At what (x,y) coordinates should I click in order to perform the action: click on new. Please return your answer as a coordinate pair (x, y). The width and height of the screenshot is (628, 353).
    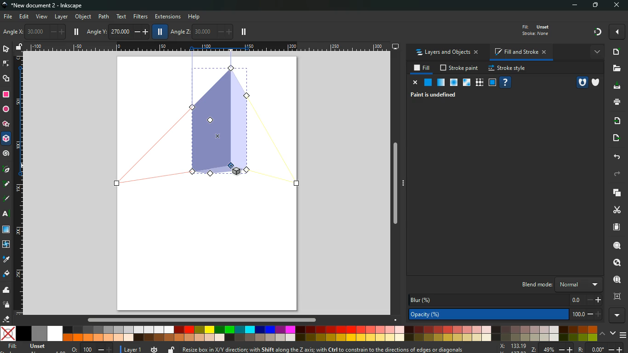
    Looking at the image, I should click on (615, 52).